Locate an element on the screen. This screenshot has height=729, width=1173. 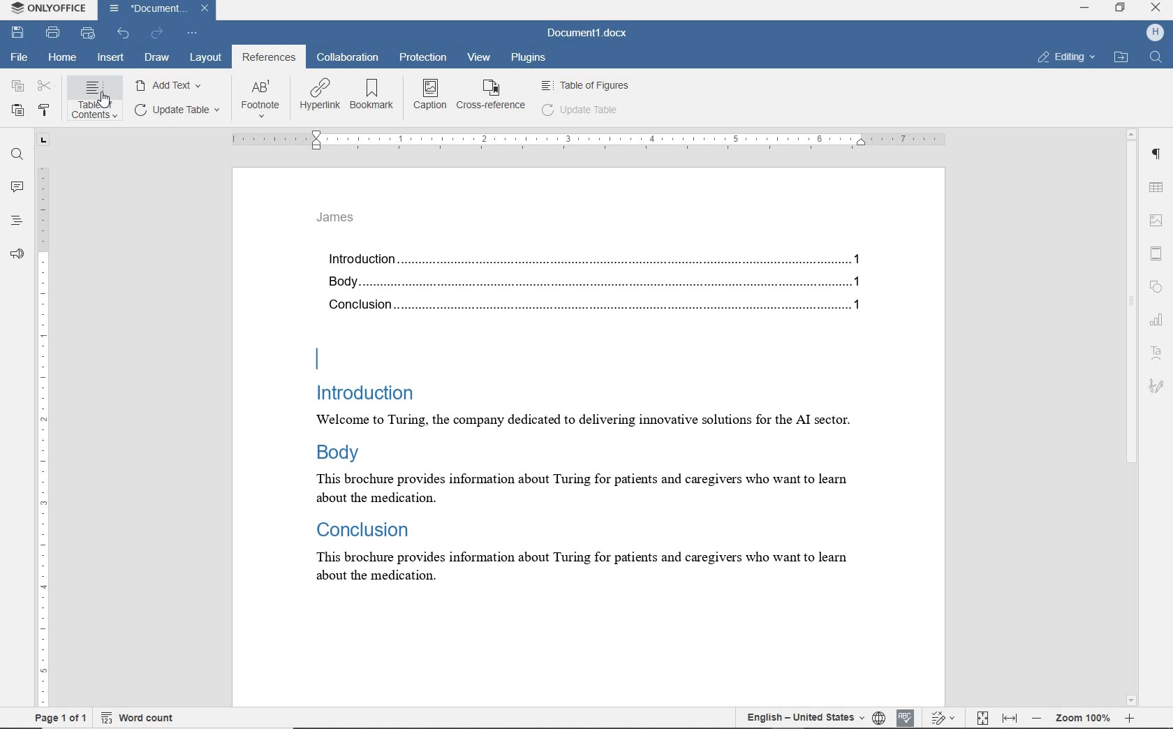
quick print is located at coordinates (89, 34).